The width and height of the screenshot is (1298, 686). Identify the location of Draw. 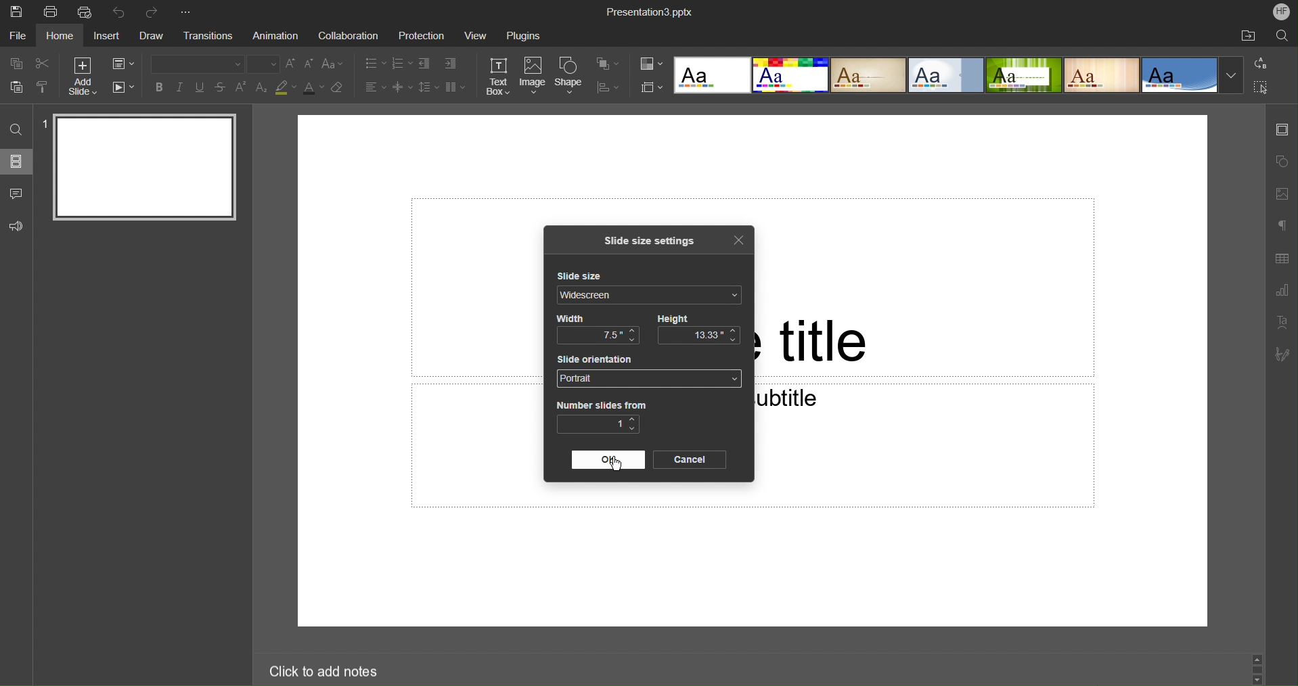
(152, 37).